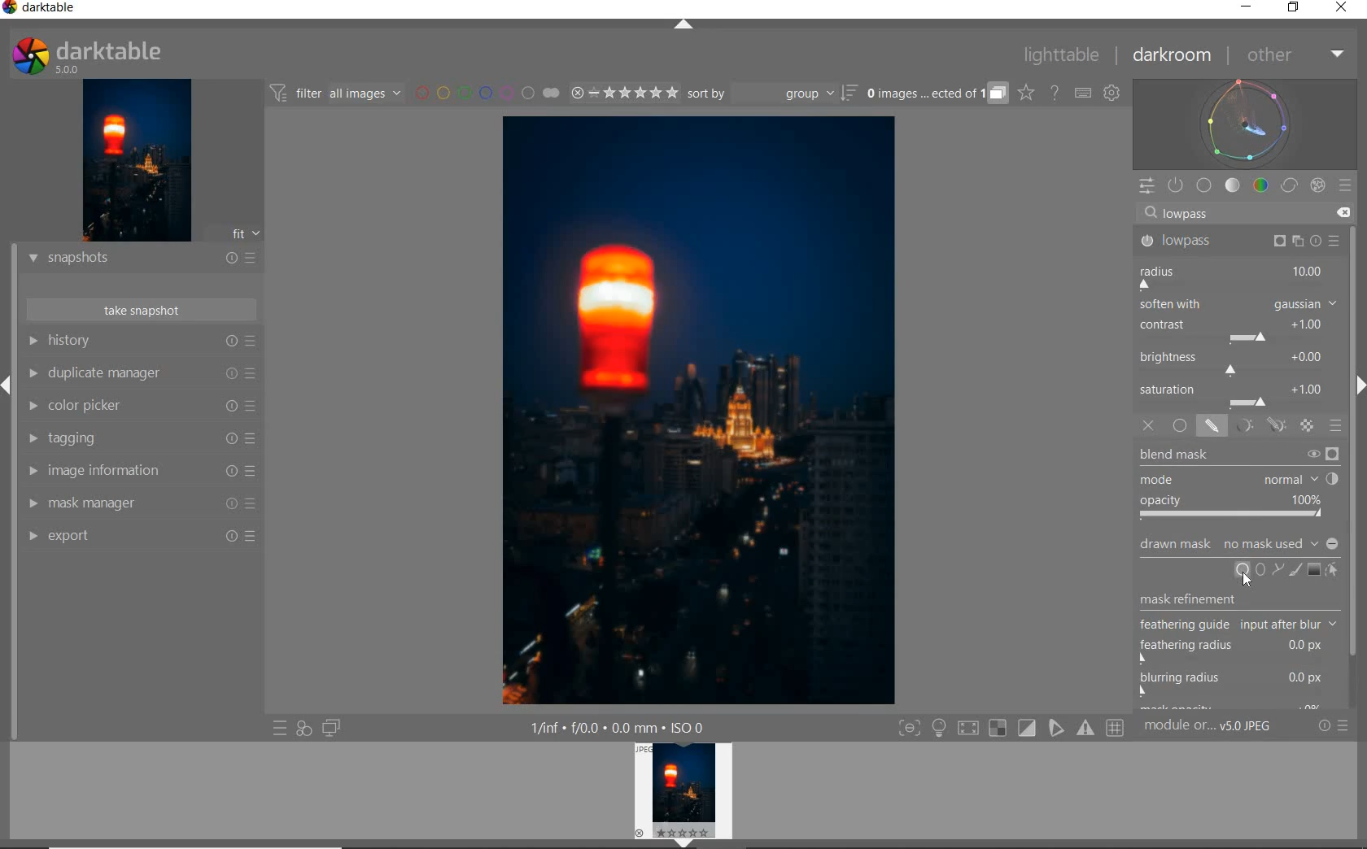  I want to click on Cursor, so click(1252, 577).